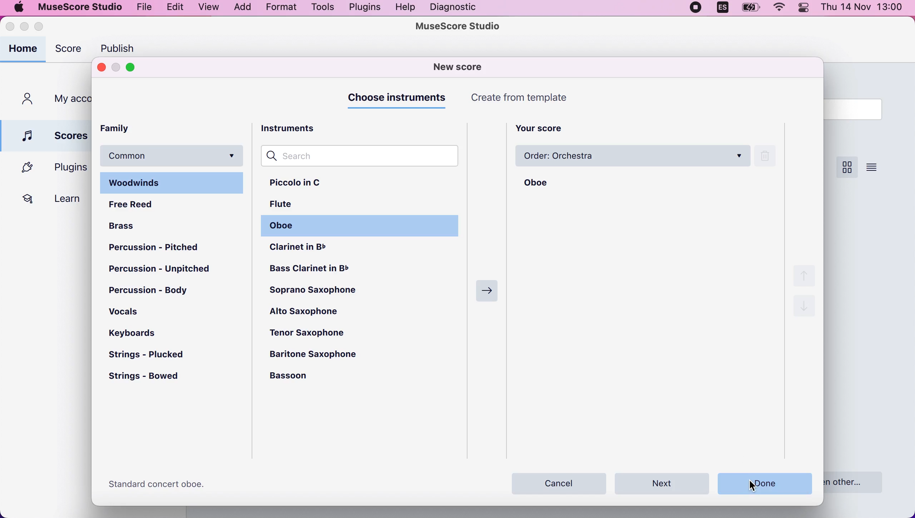 The image size is (915, 518). I want to click on search, so click(367, 157).